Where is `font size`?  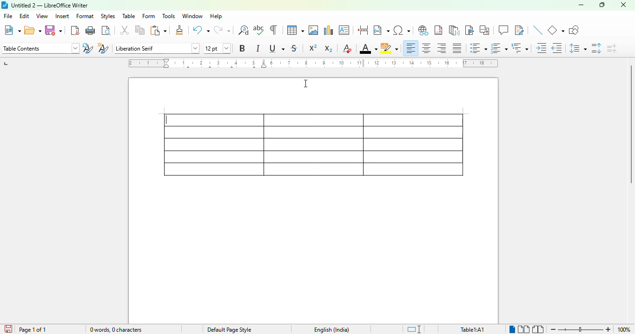 font size is located at coordinates (217, 48).